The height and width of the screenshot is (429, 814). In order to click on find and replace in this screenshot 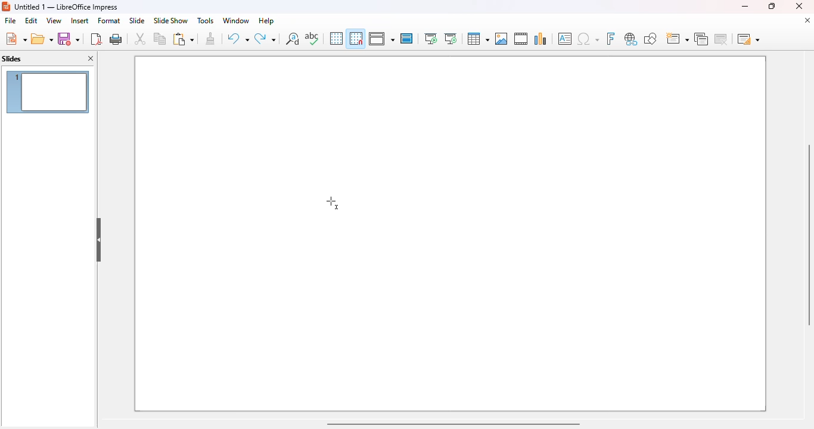, I will do `click(293, 38)`.